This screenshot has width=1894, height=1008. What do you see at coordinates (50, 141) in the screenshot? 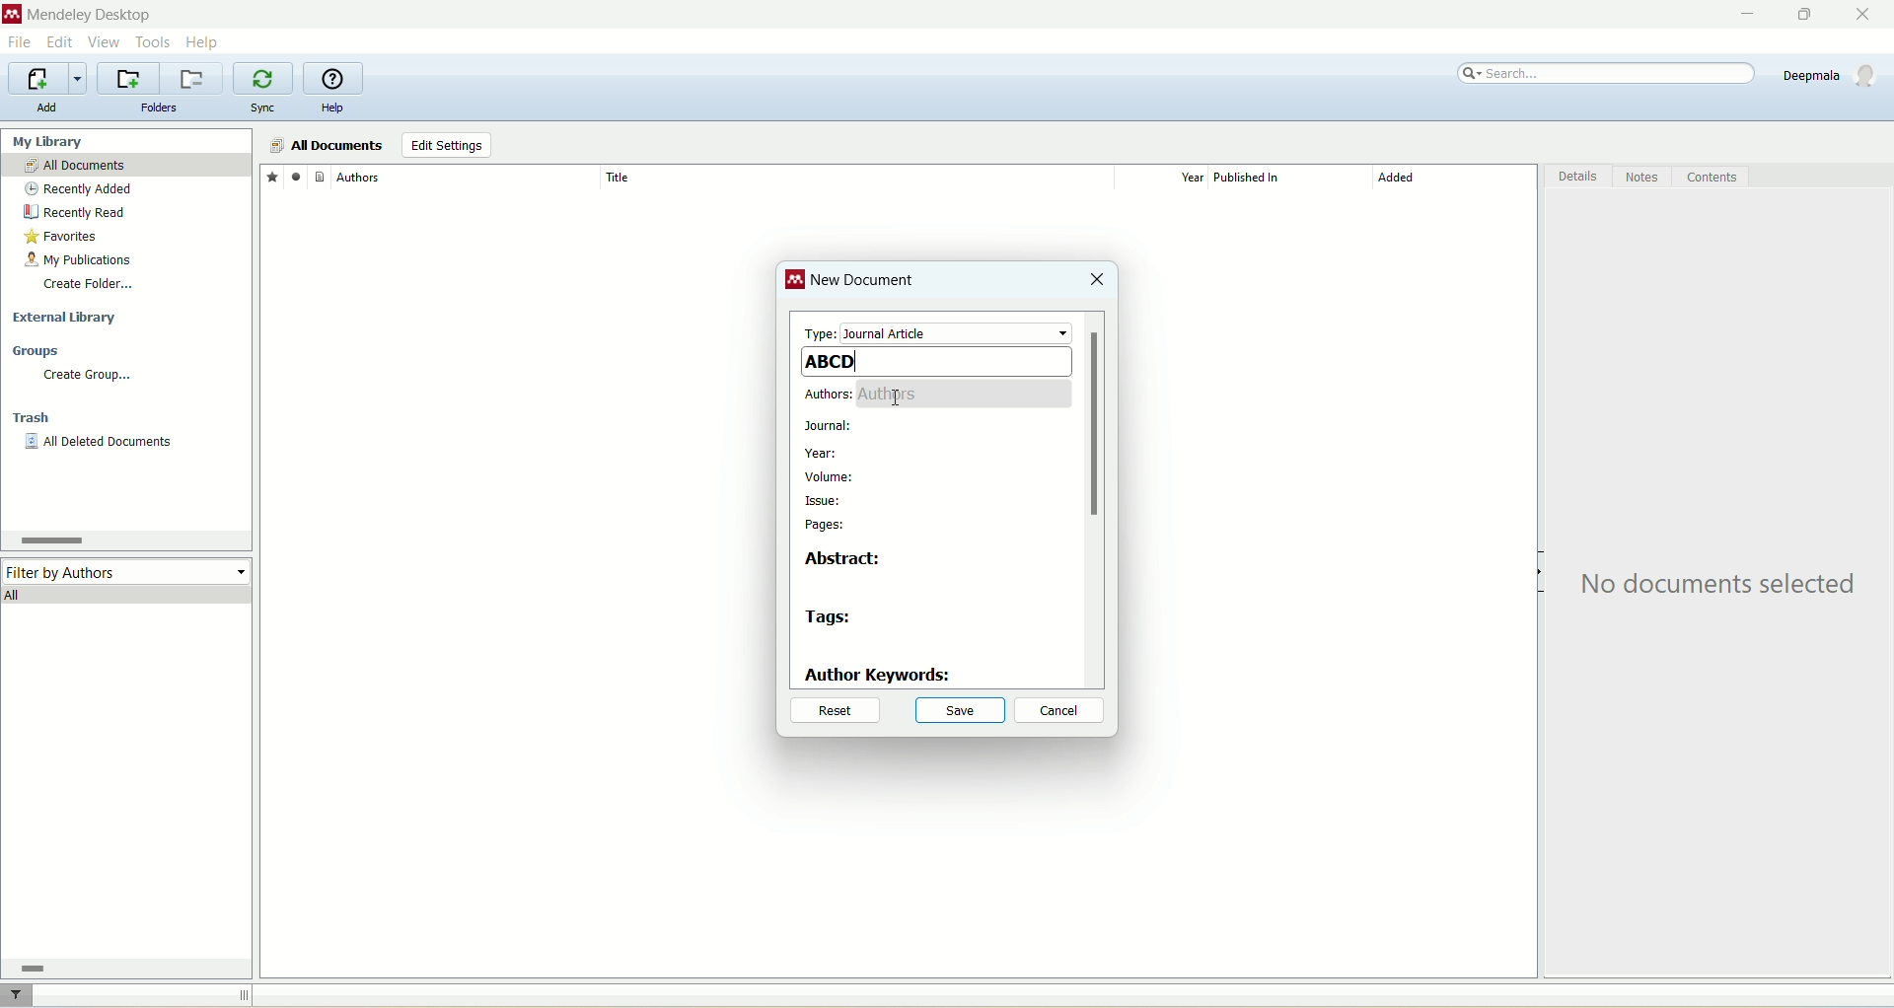
I see `my library` at bounding box center [50, 141].